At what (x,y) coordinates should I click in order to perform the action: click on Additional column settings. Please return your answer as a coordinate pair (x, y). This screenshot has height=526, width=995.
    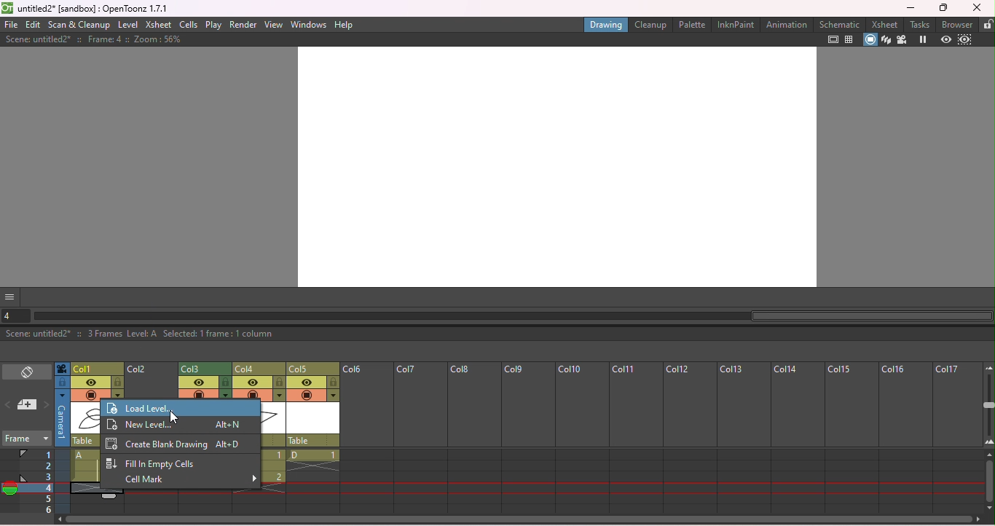
    Looking at the image, I should click on (225, 396).